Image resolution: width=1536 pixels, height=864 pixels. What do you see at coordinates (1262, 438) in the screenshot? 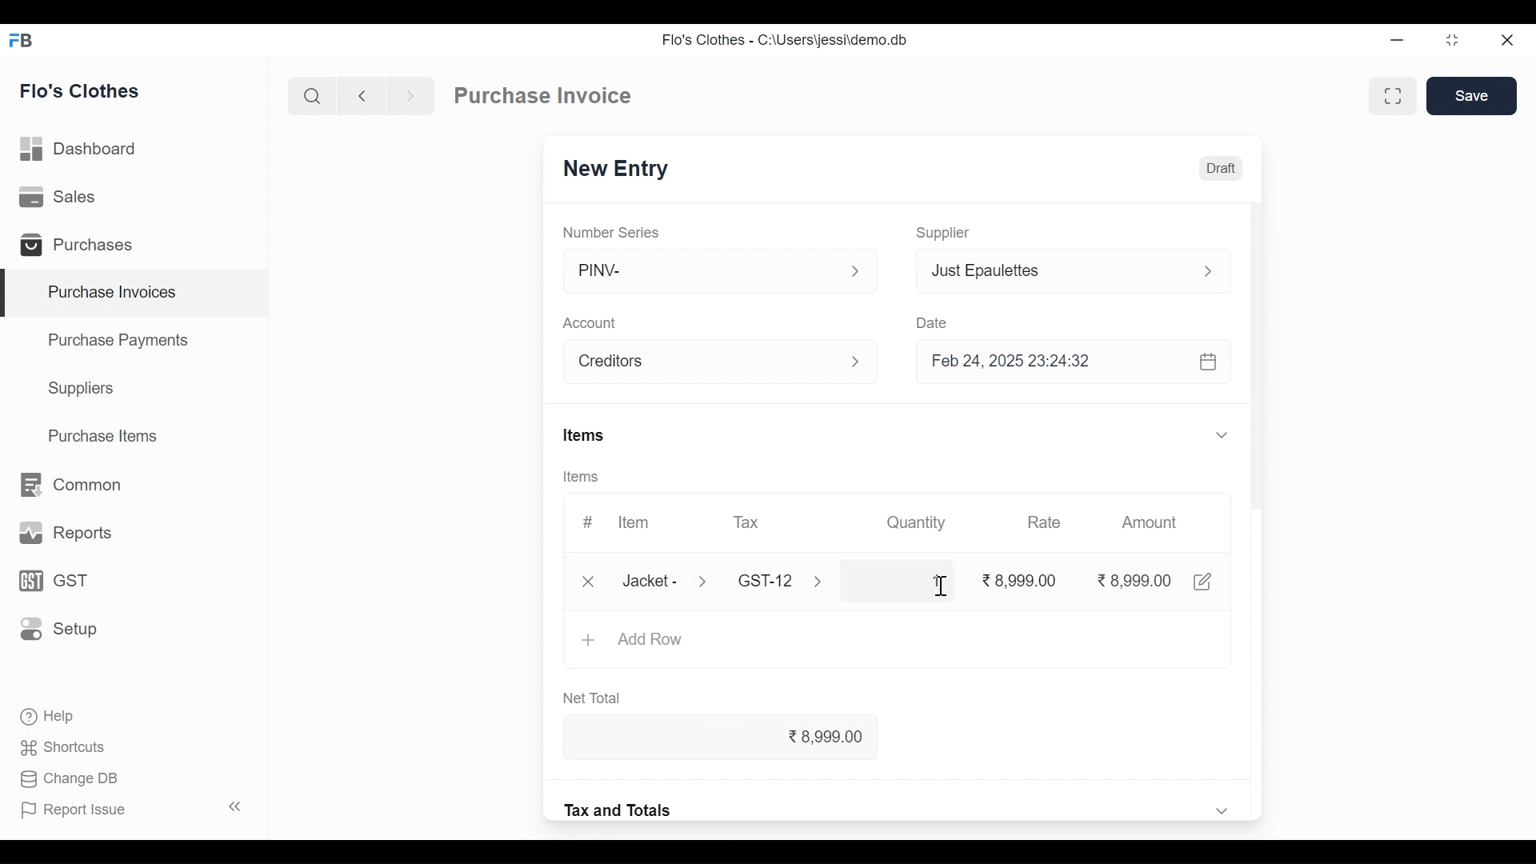
I see `Vertical Scroll bar` at bounding box center [1262, 438].